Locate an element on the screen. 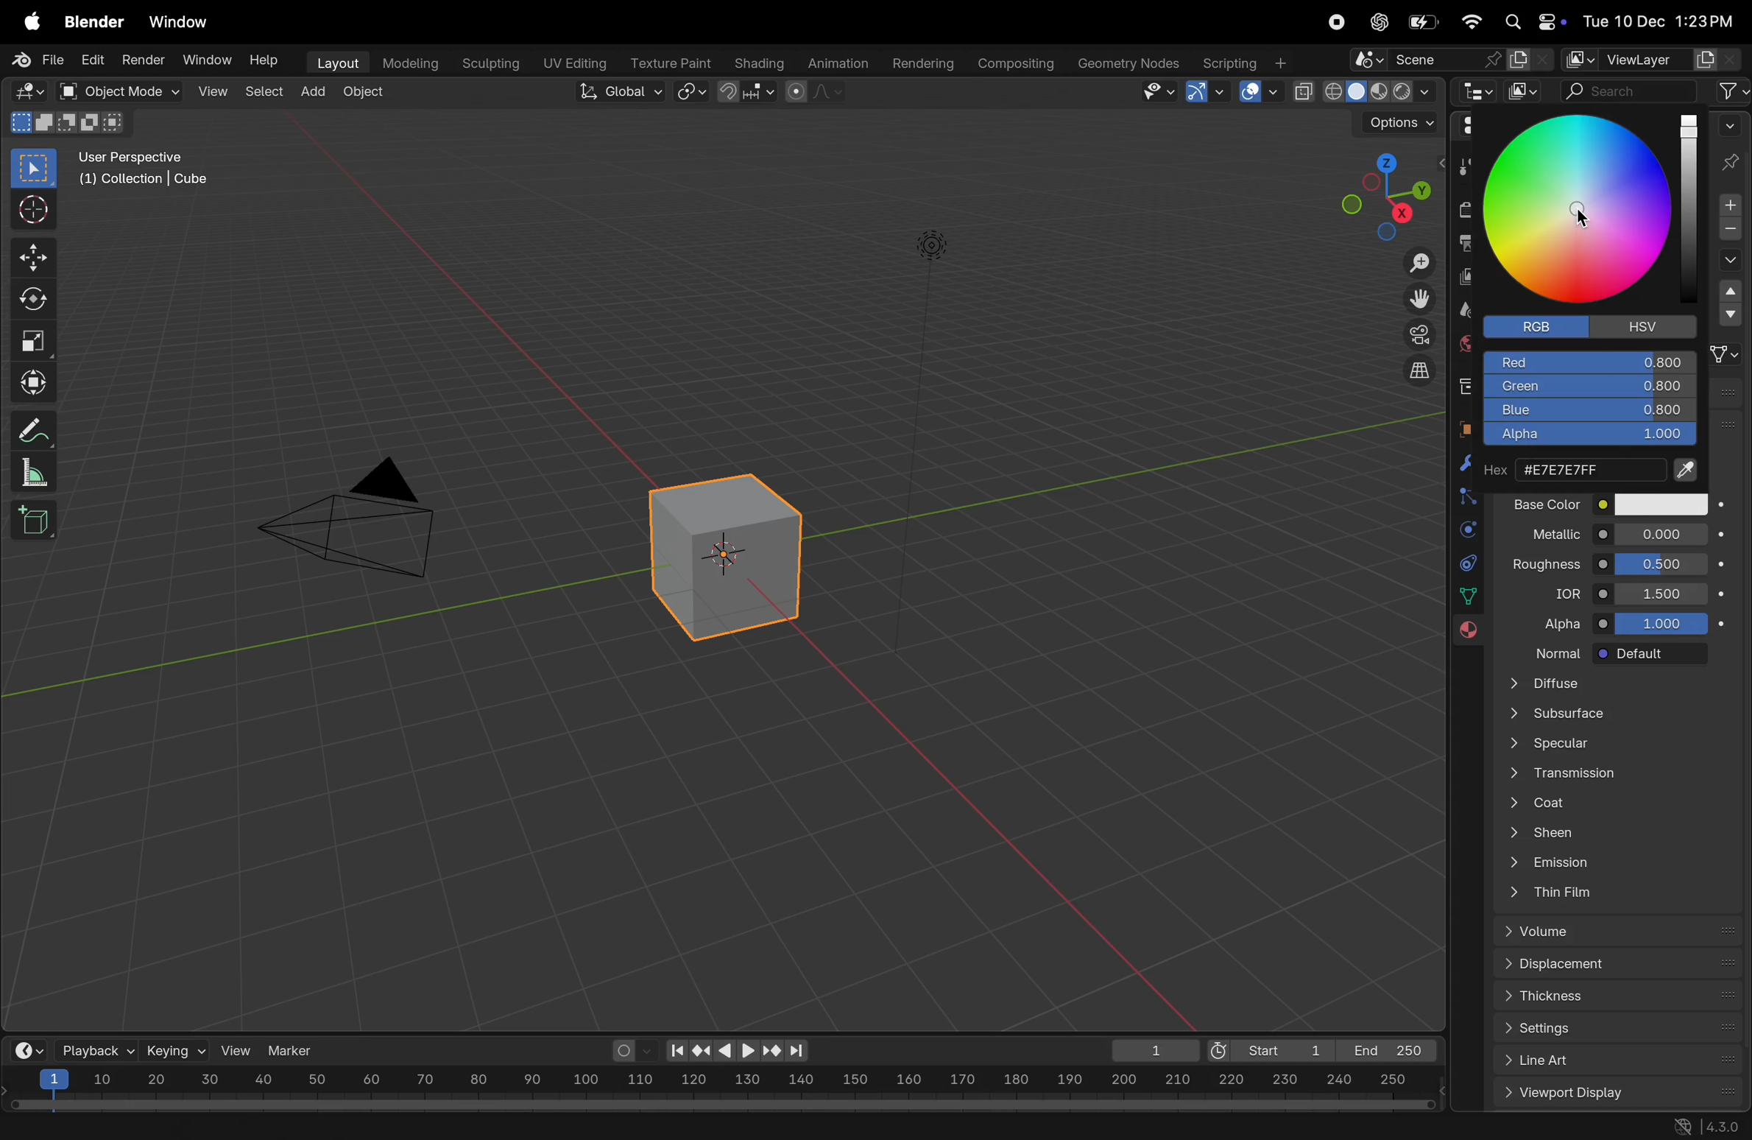 This screenshot has width=1752, height=1140. material is located at coordinates (1463, 633).